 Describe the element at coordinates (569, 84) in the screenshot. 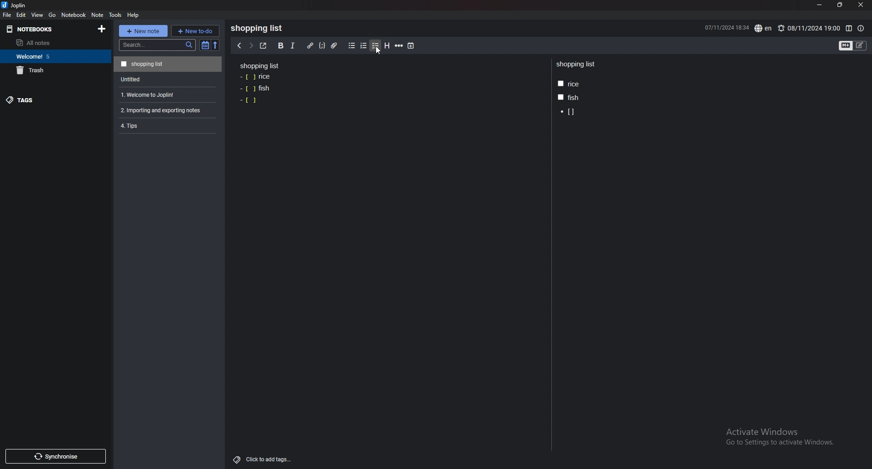

I see `rice` at that location.